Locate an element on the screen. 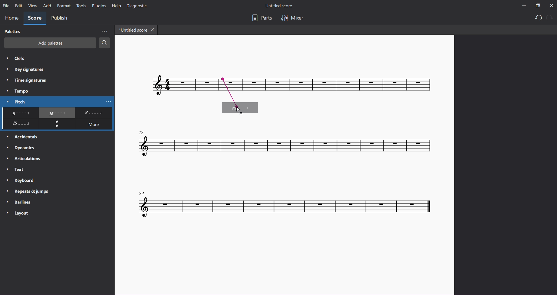 This screenshot has width=557, height=295. more is located at coordinates (95, 125).